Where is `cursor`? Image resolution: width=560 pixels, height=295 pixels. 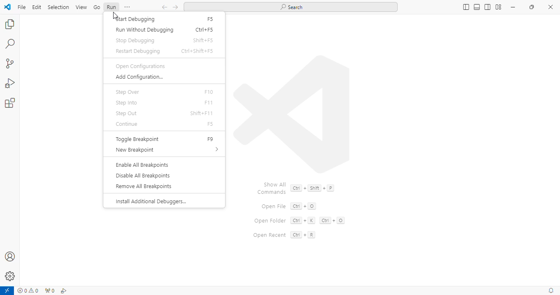
cursor is located at coordinates (114, 16).